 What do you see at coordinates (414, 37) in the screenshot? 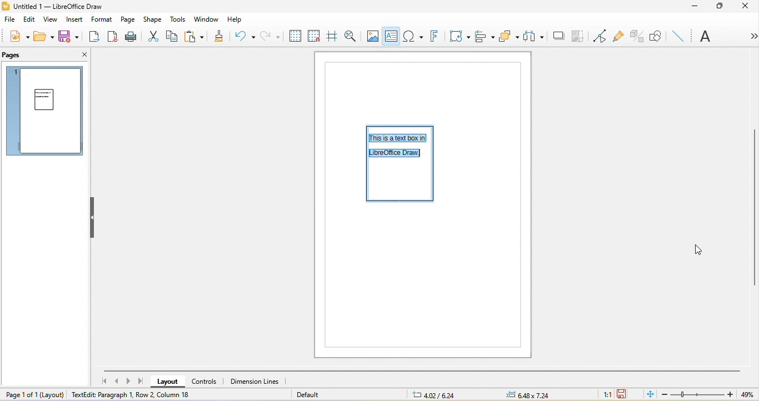
I see `special character` at bounding box center [414, 37].